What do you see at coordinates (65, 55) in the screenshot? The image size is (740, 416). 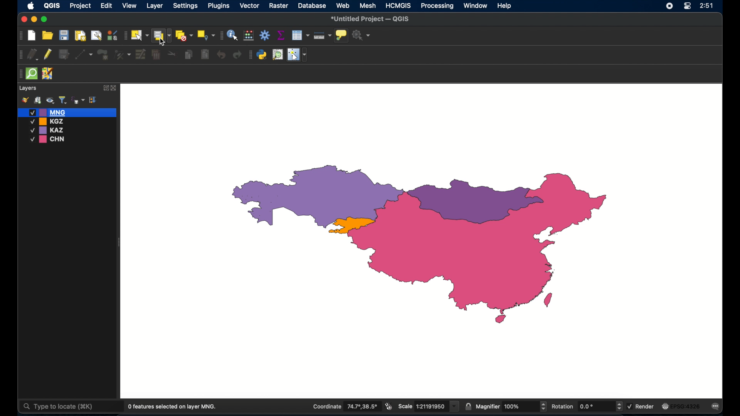 I see `save edits` at bounding box center [65, 55].